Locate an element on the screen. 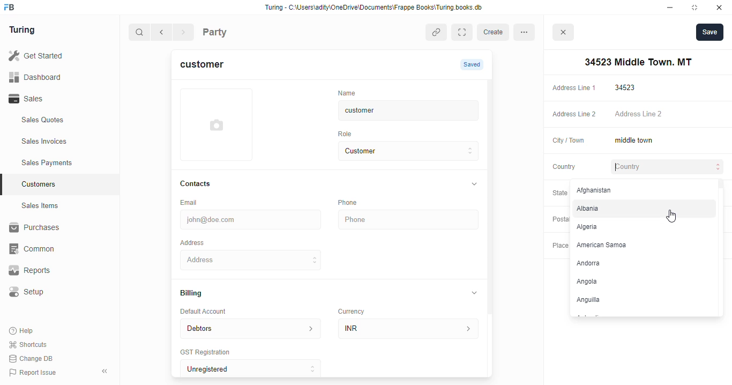 The height and width of the screenshot is (385, 732). Saved is located at coordinates (473, 64).